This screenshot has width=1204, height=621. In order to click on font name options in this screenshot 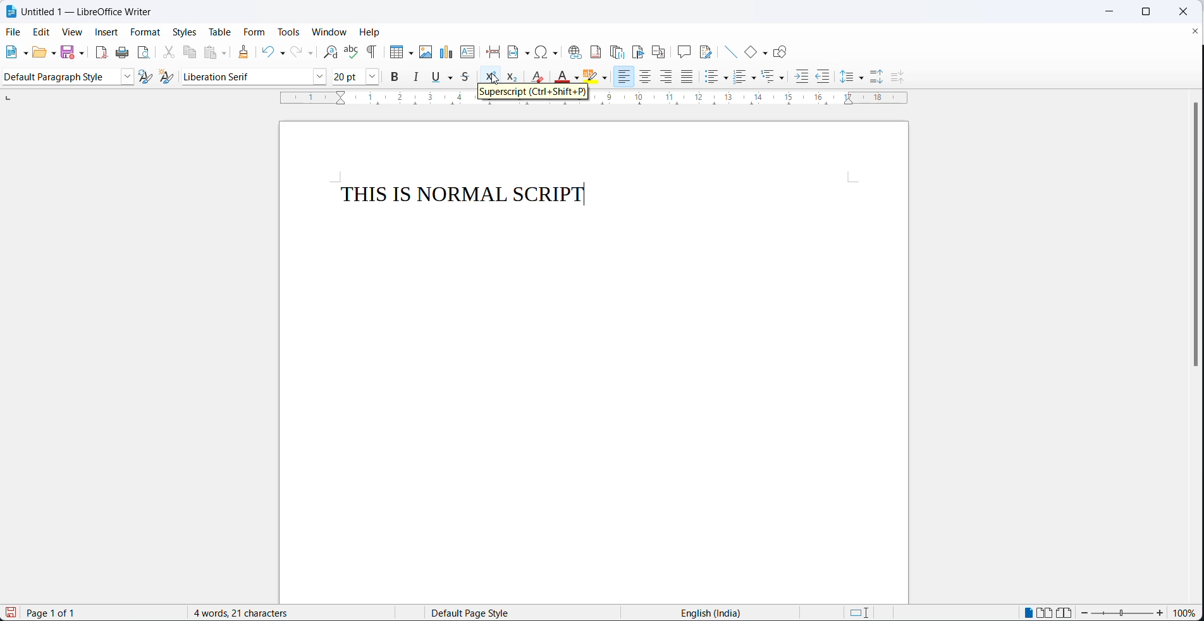, I will do `click(321, 78)`.